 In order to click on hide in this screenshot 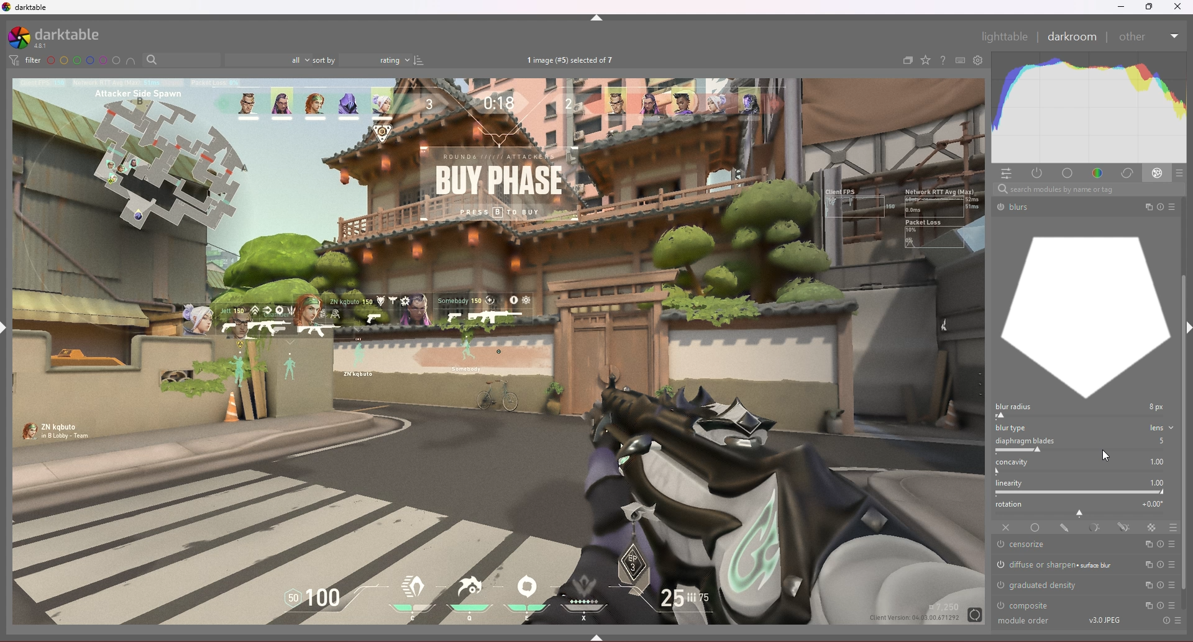, I will do `click(597, 18)`.